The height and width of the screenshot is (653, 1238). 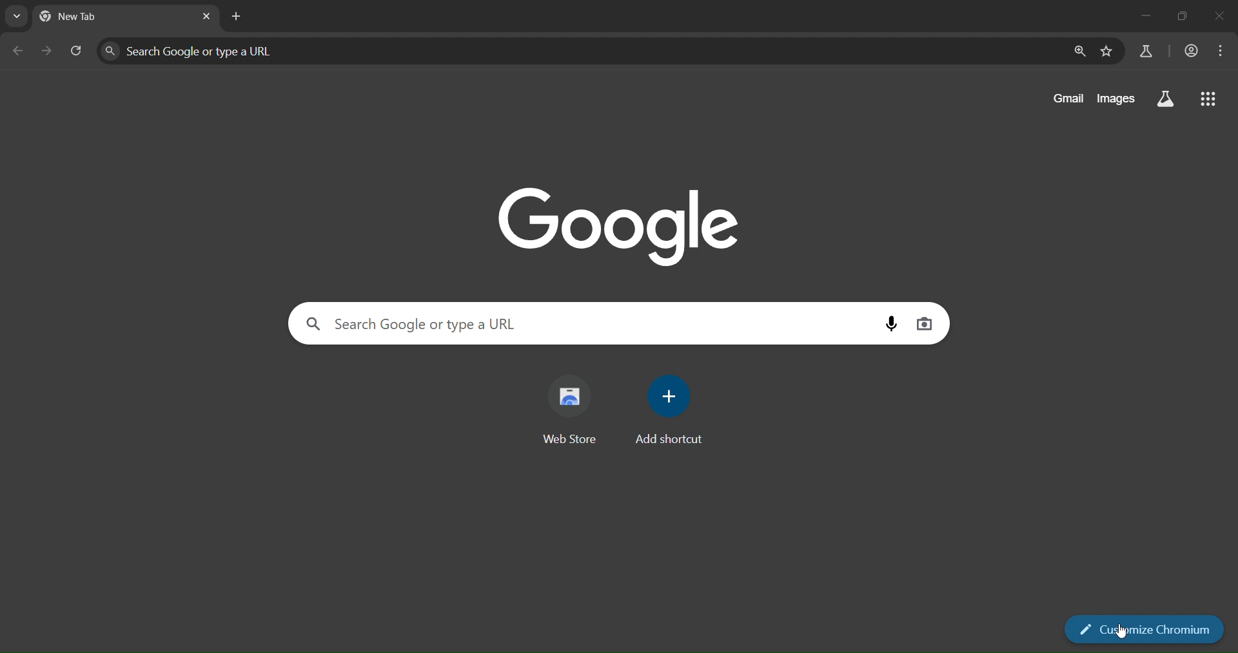 I want to click on search labs, so click(x=1164, y=99).